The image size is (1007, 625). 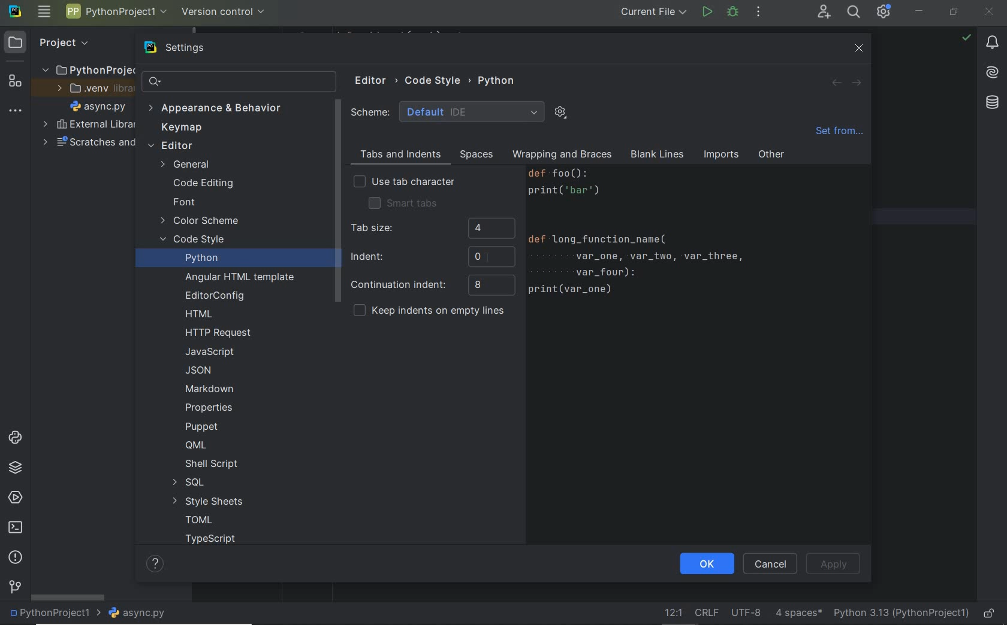 I want to click on python packages, so click(x=17, y=469).